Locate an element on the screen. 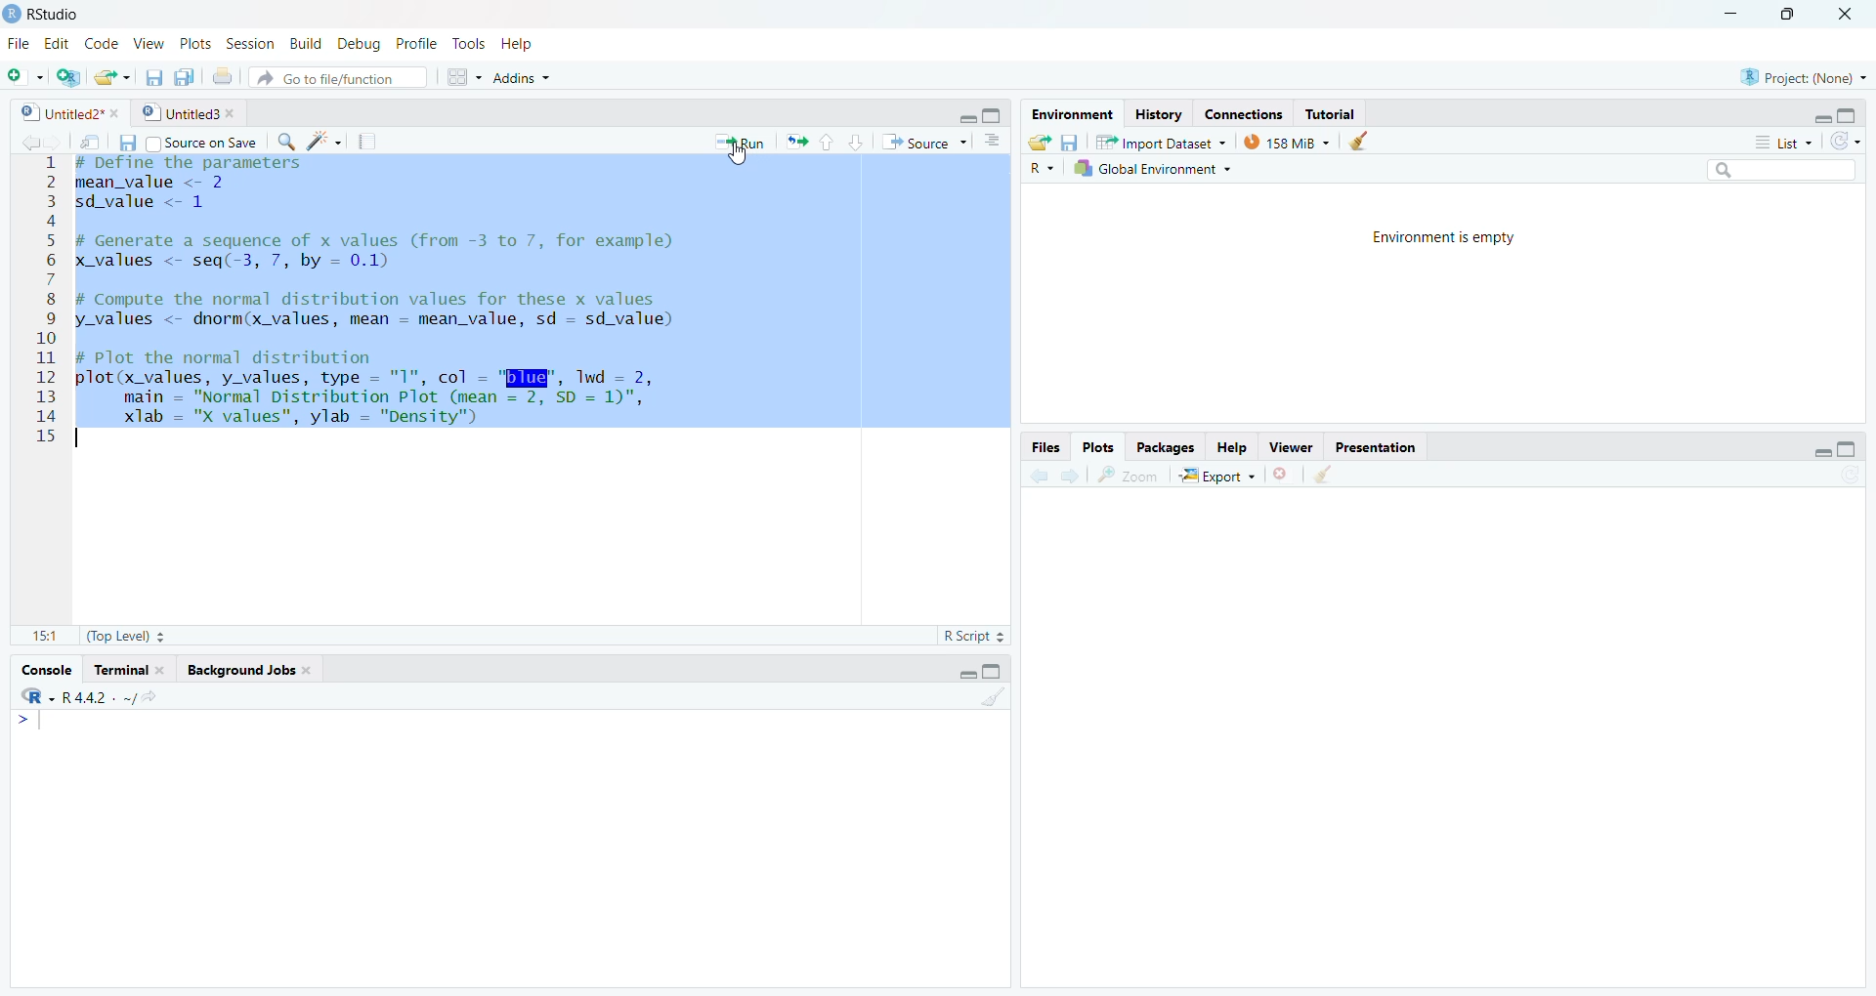 This screenshot has width=1876, height=996. History is located at coordinates (1156, 113).